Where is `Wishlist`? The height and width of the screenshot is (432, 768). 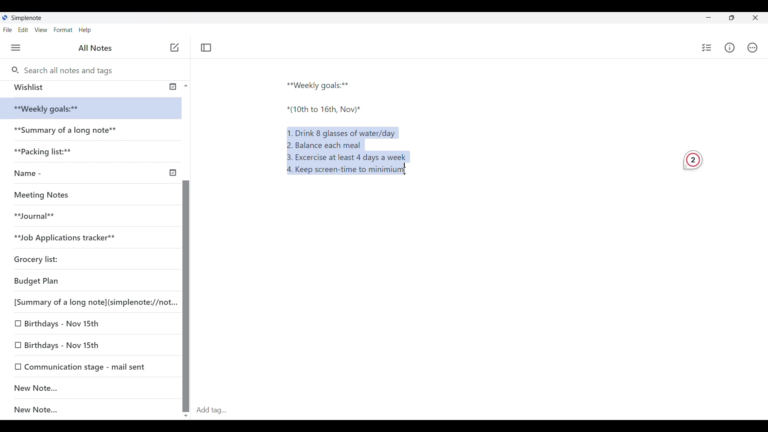 Wishlist is located at coordinates (89, 87).